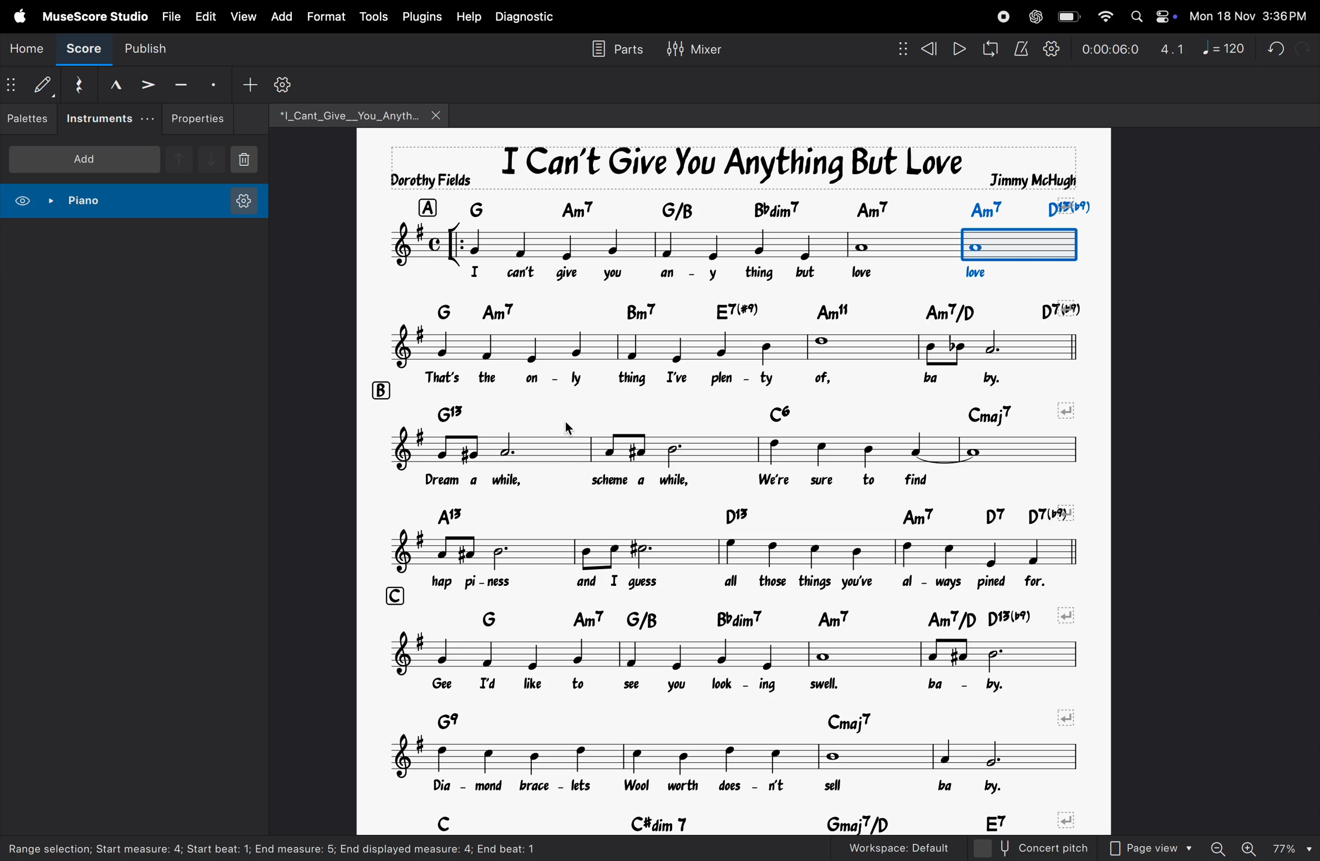 This screenshot has height=861, width=1320. Describe the element at coordinates (746, 819) in the screenshot. I see `chord symbols` at that location.